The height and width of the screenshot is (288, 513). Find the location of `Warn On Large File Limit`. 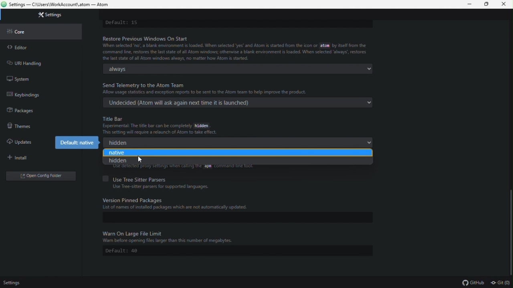

Warn On Large File Limit is located at coordinates (134, 233).